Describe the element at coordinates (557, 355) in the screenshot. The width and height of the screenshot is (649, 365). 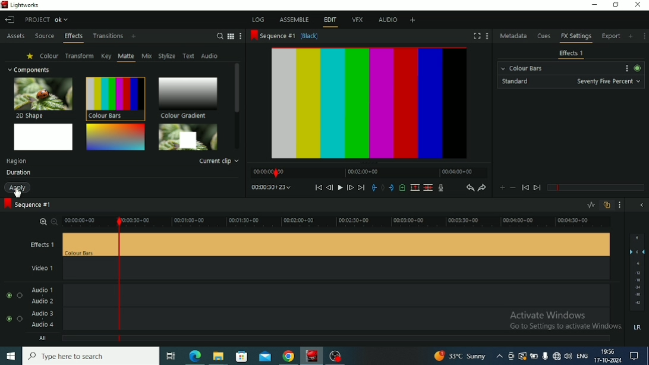
I see `internet` at that location.